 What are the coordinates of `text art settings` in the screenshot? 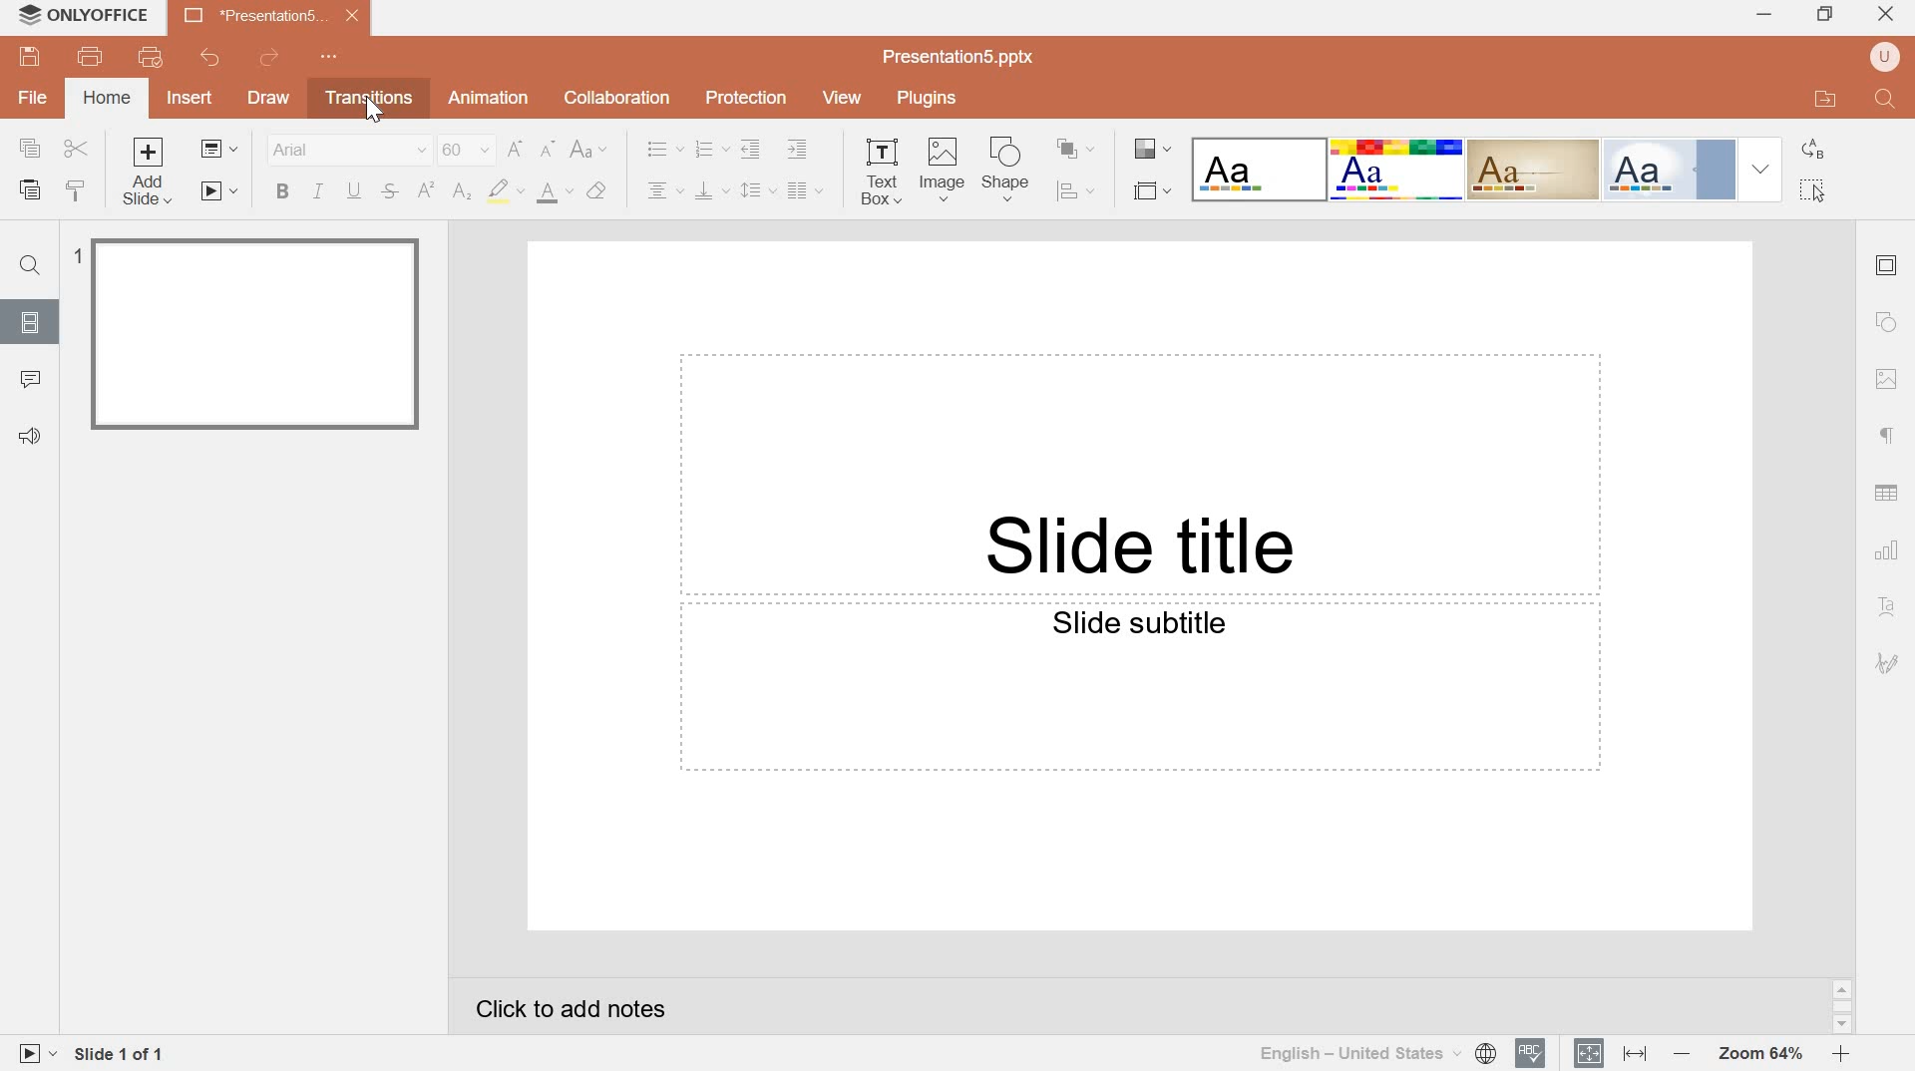 It's located at (1889, 606).